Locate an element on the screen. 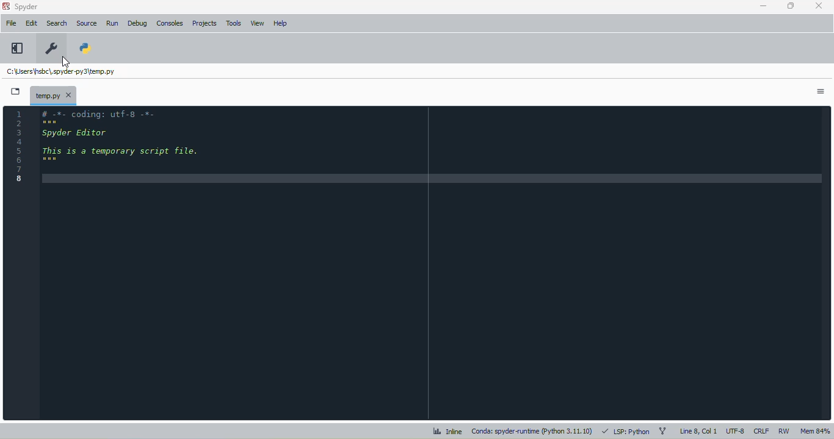  CRLF is located at coordinates (763, 432).